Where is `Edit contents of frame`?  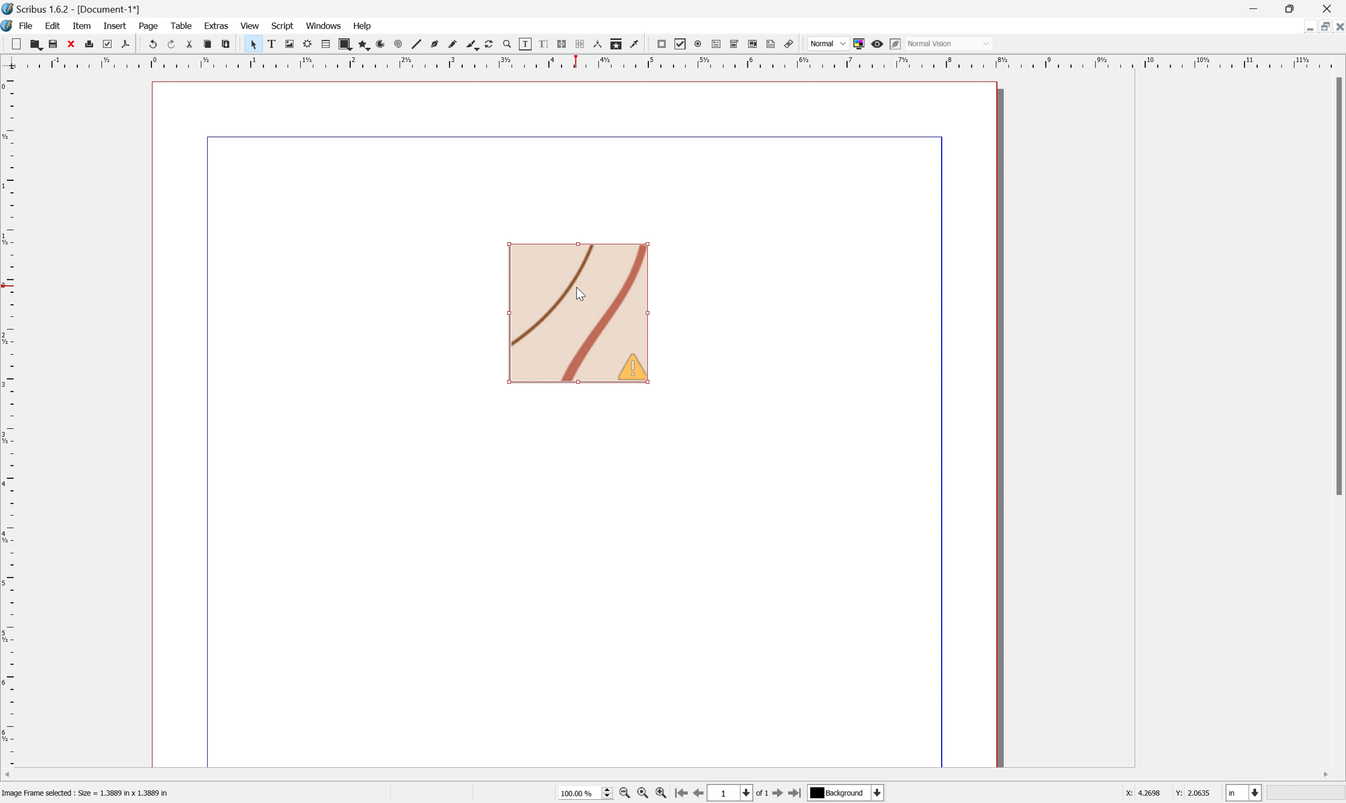 Edit contents of frame is located at coordinates (526, 43).